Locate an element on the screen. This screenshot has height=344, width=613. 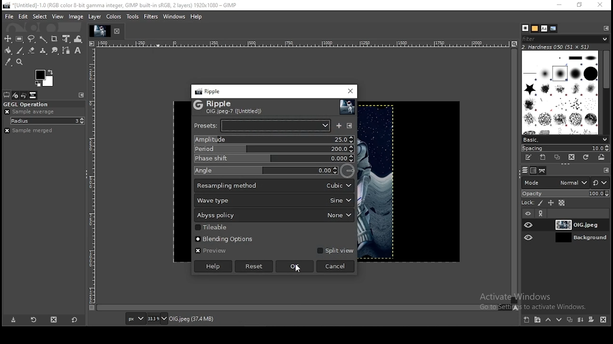
OK is located at coordinates (295, 267).